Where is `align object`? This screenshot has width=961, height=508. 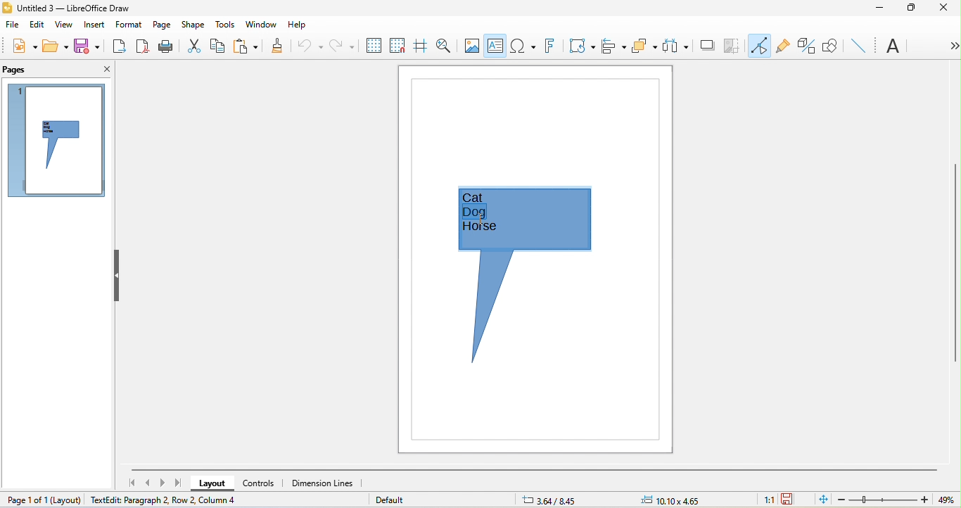
align object is located at coordinates (612, 44).